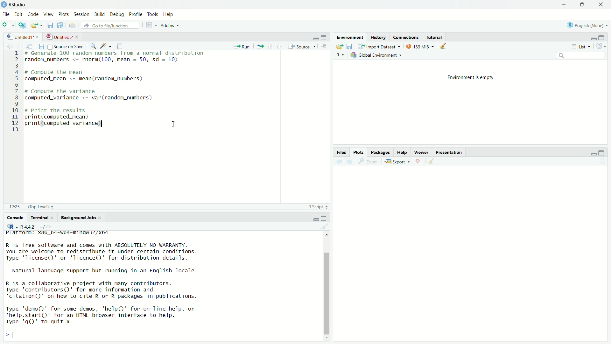 This screenshot has height=344, width=611. Describe the element at coordinates (4, 4) in the screenshot. I see `logo` at that location.